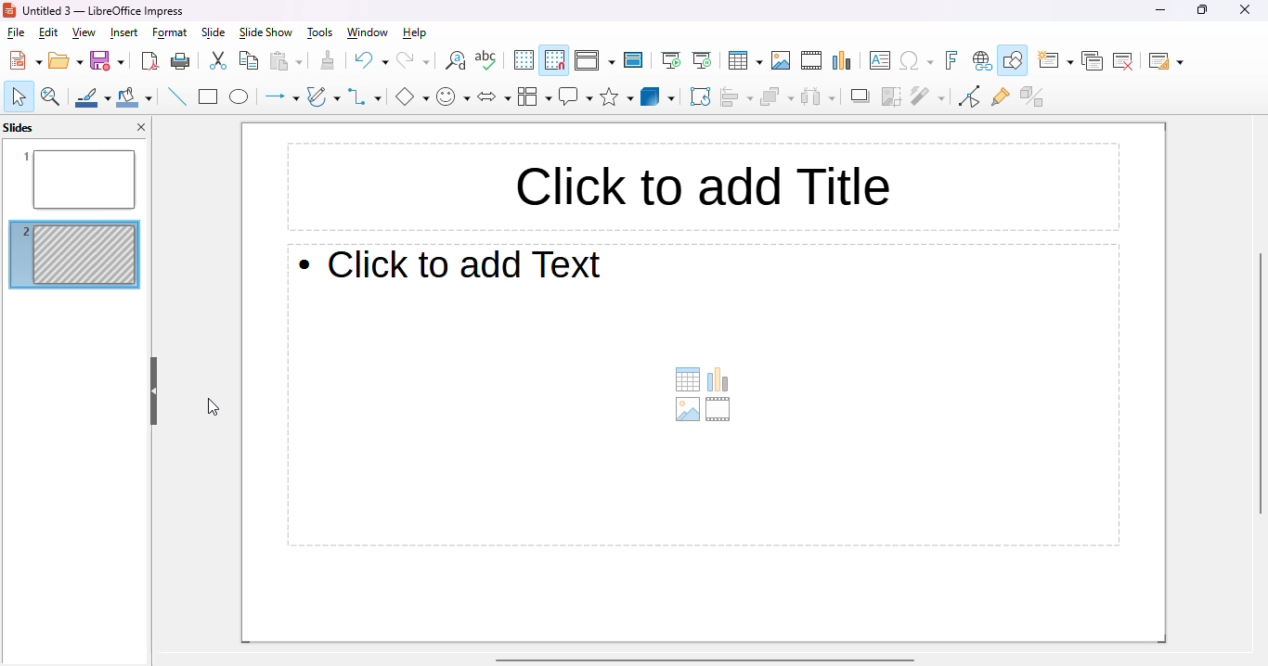 This screenshot has height=666, width=1268. Describe the element at coordinates (594, 60) in the screenshot. I see `display view` at that location.